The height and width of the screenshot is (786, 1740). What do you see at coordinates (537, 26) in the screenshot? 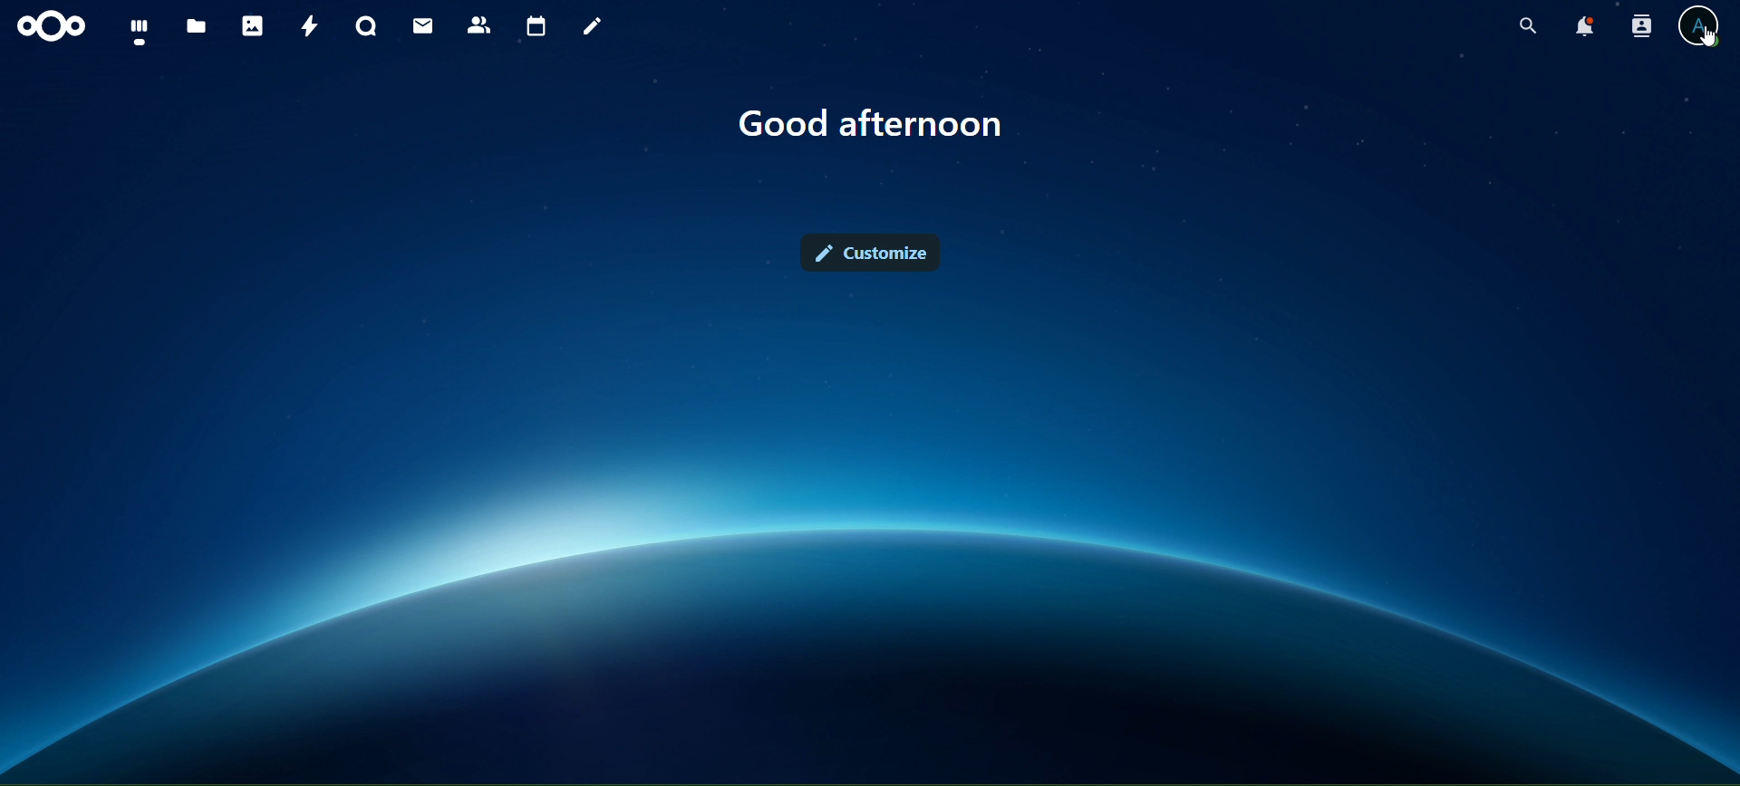
I see `calendar` at bounding box center [537, 26].